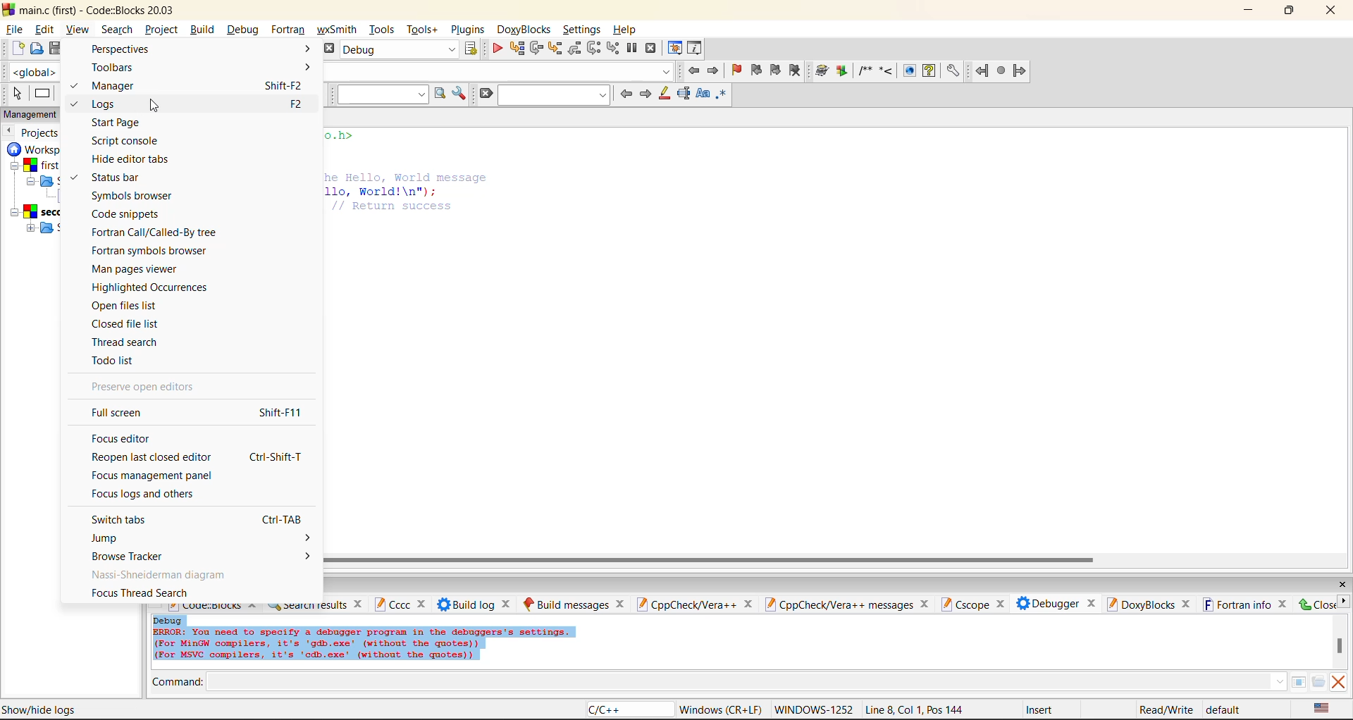 This screenshot has width=1353, height=720. What do you see at coordinates (120, 178) in the screenshot?
I see `status bar` at bounding box center [120, 178].